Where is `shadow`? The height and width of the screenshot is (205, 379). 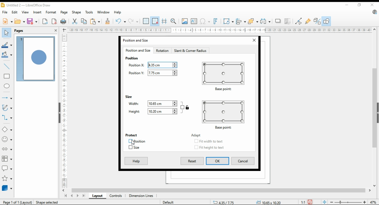
shadow is located at coordinates (277, 21).